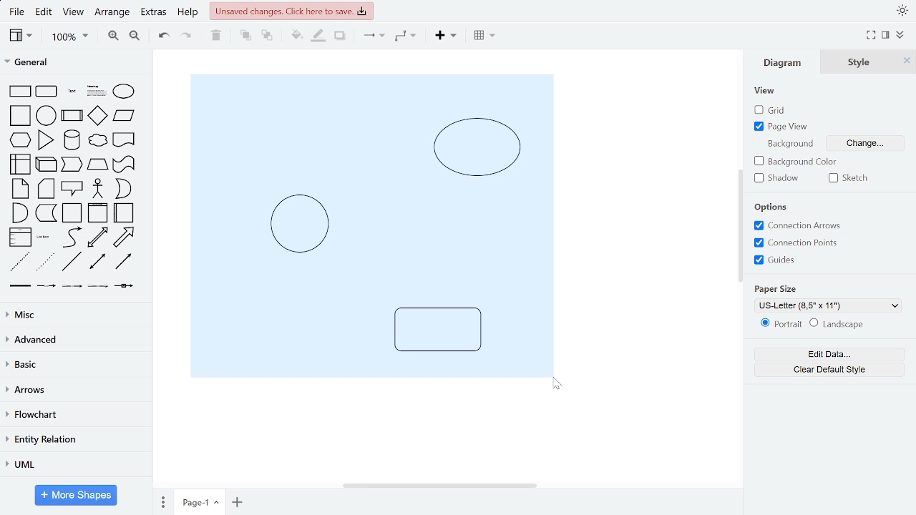 The image size is (916, 515). I want to click on line, so click(72, 262).